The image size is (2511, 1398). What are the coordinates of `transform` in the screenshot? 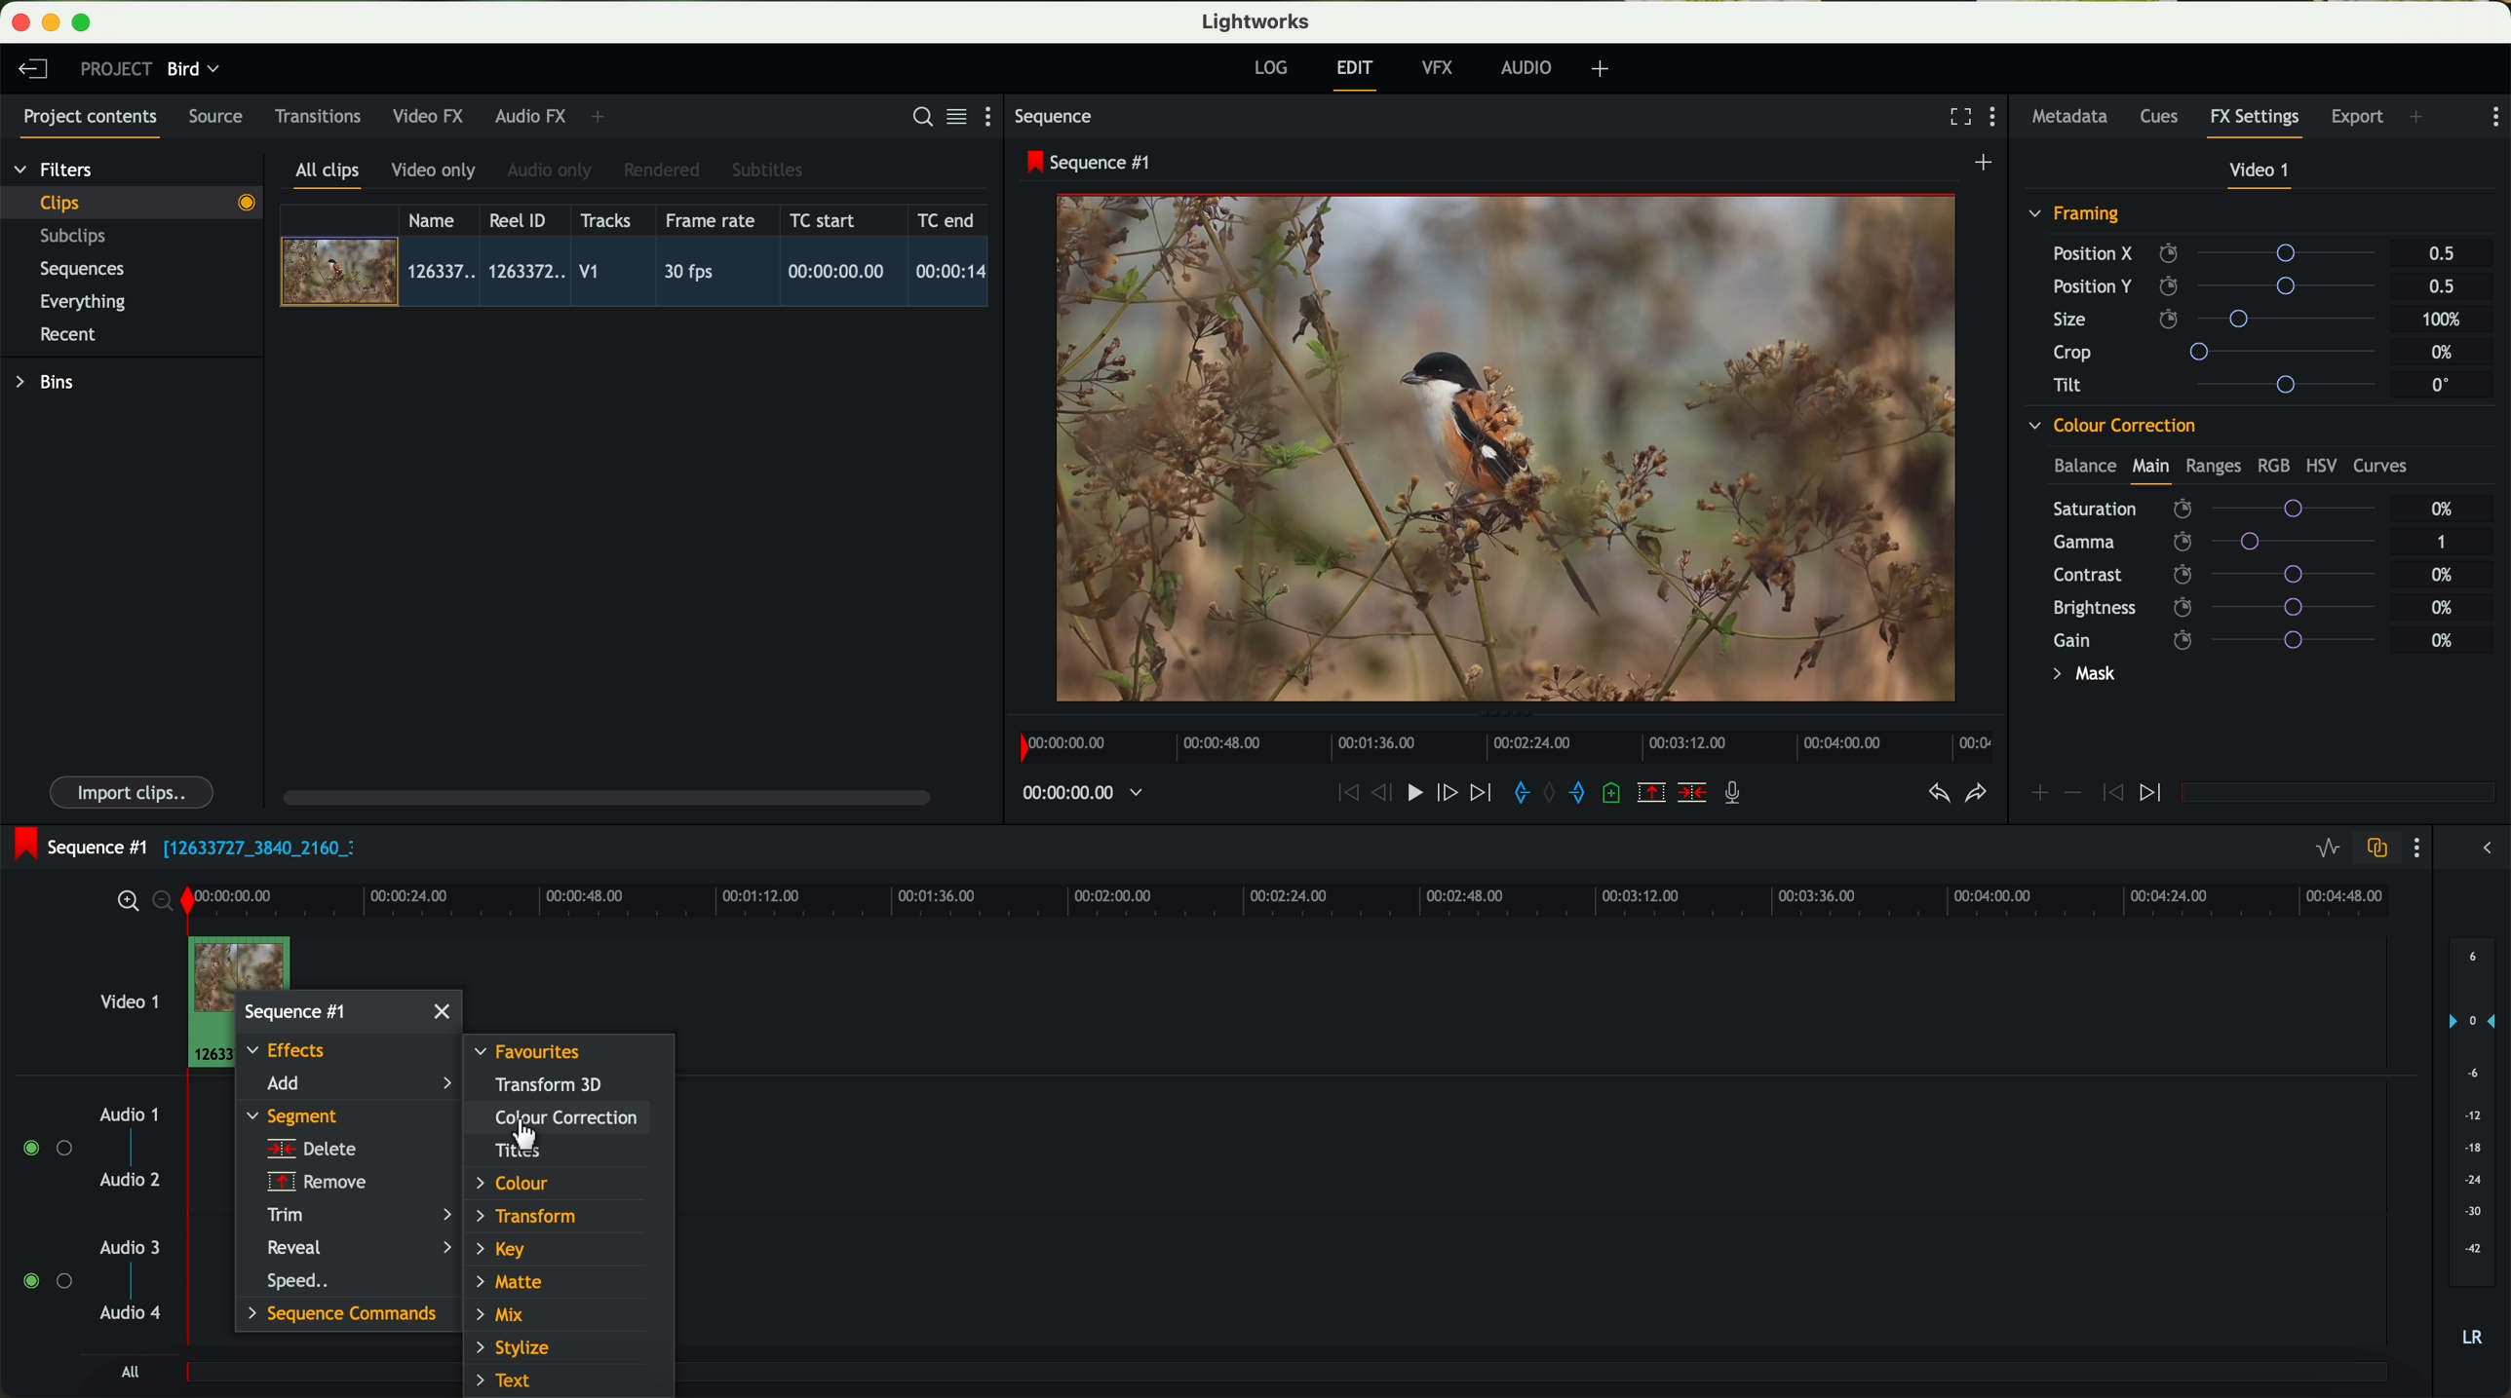 It's located at (527, 1215).